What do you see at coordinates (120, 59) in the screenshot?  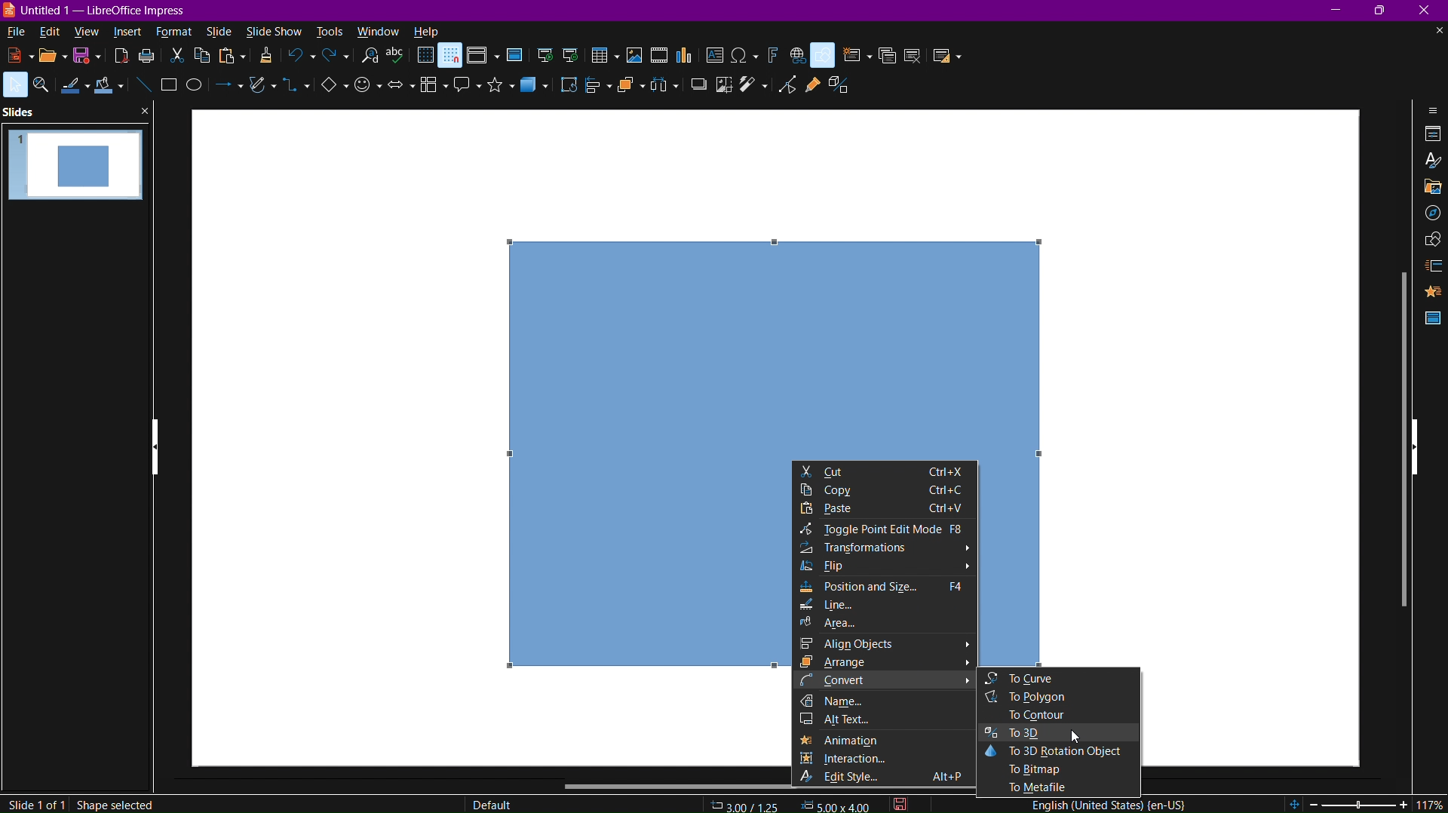 I see `export as pdf` at bounding box center [120, 59].